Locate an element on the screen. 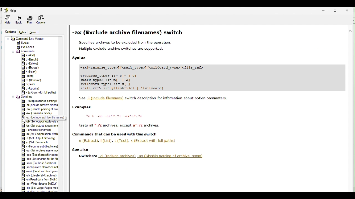 This screenshot has width=355, height=199. e (Extract), is located at coordinates (87, 141).